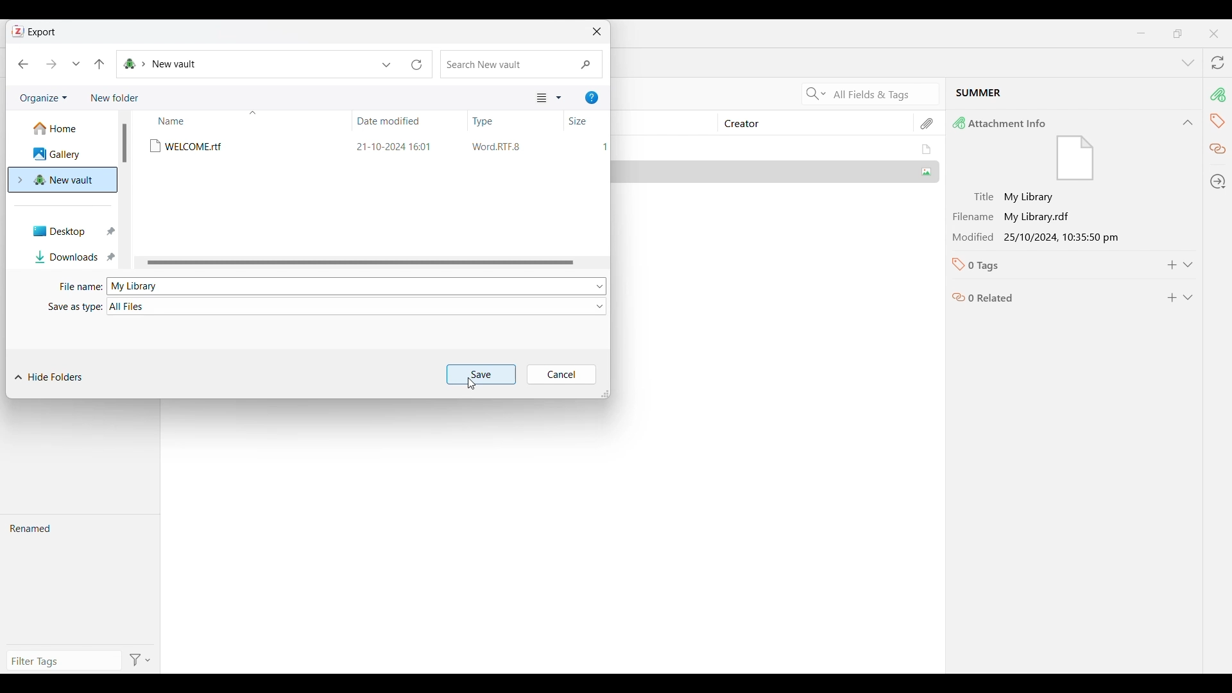  What do you see at coordinates (928, 124) in the screenshot?
I see `Attachments` at bounding box center [928, 124].